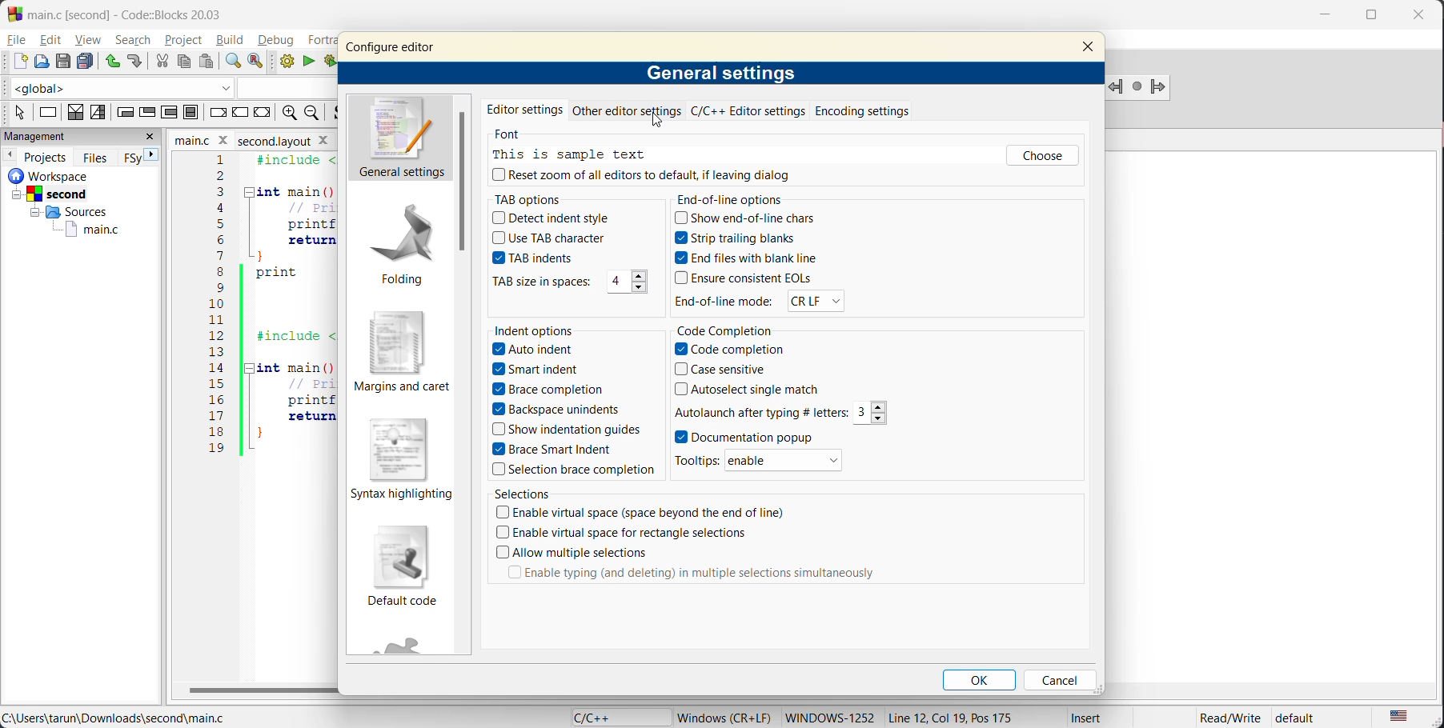 This screenshot has width=1444, height=728. What do you see at coordinates (748, 370) in the screenshot?
I see `Case sensitive` at bounding box center [748, 370].